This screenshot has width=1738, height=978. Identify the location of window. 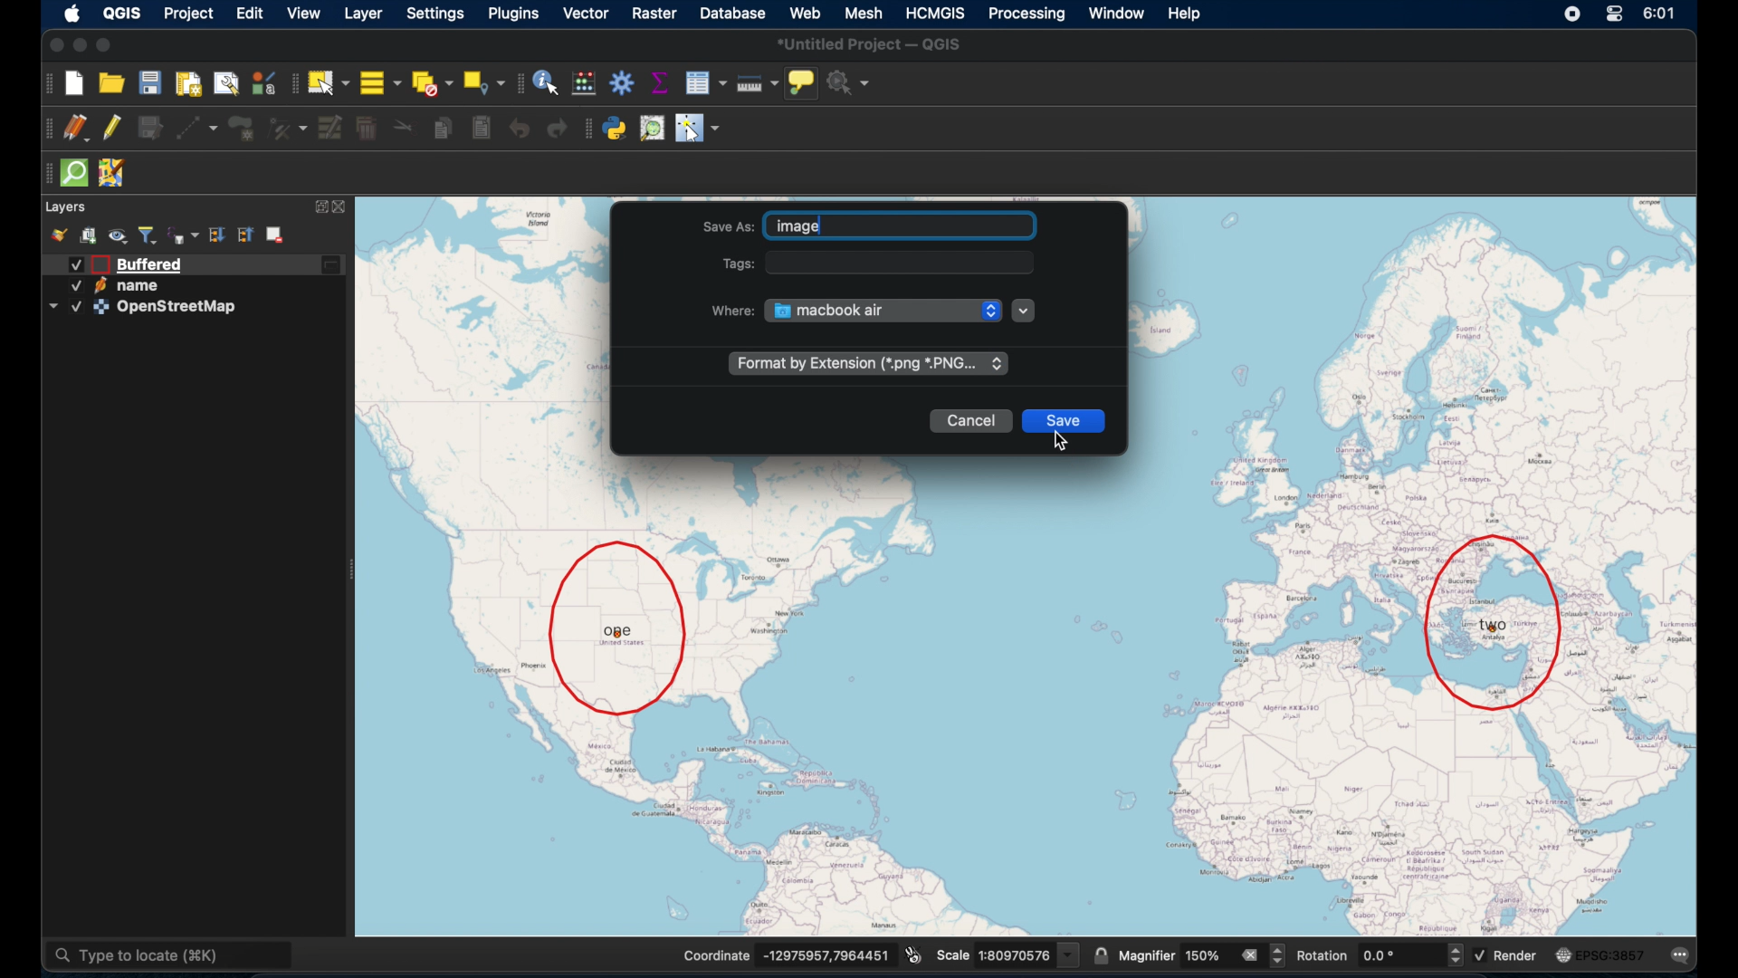
(1118, 14).